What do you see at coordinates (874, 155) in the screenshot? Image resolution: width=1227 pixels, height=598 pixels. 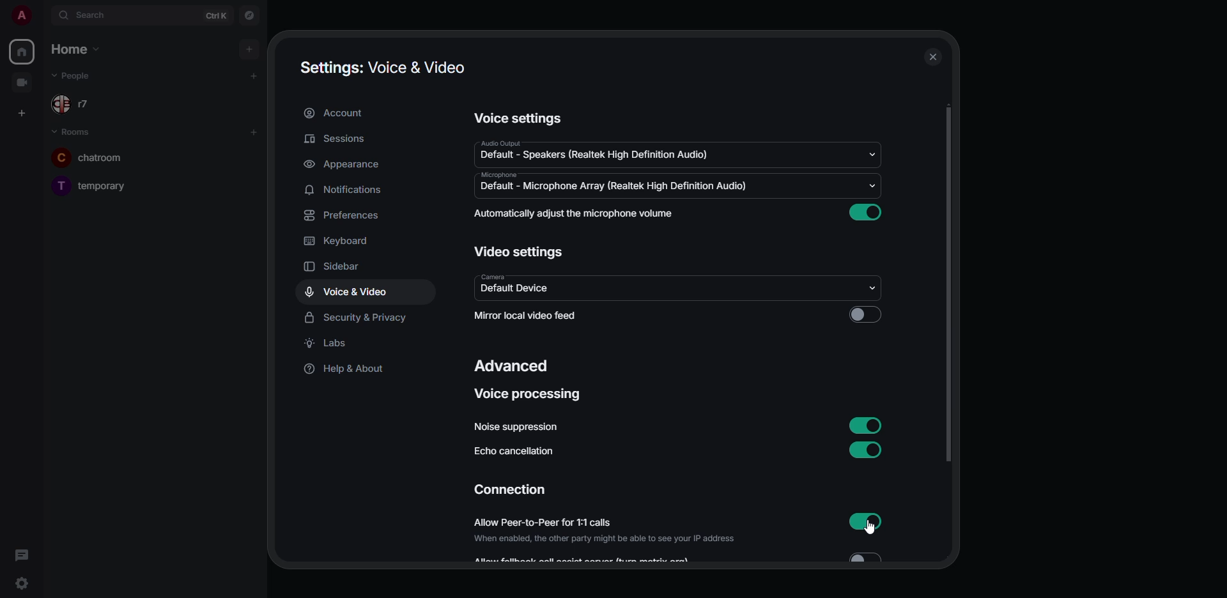 I see `drop down` at bounding box center [874, 155].